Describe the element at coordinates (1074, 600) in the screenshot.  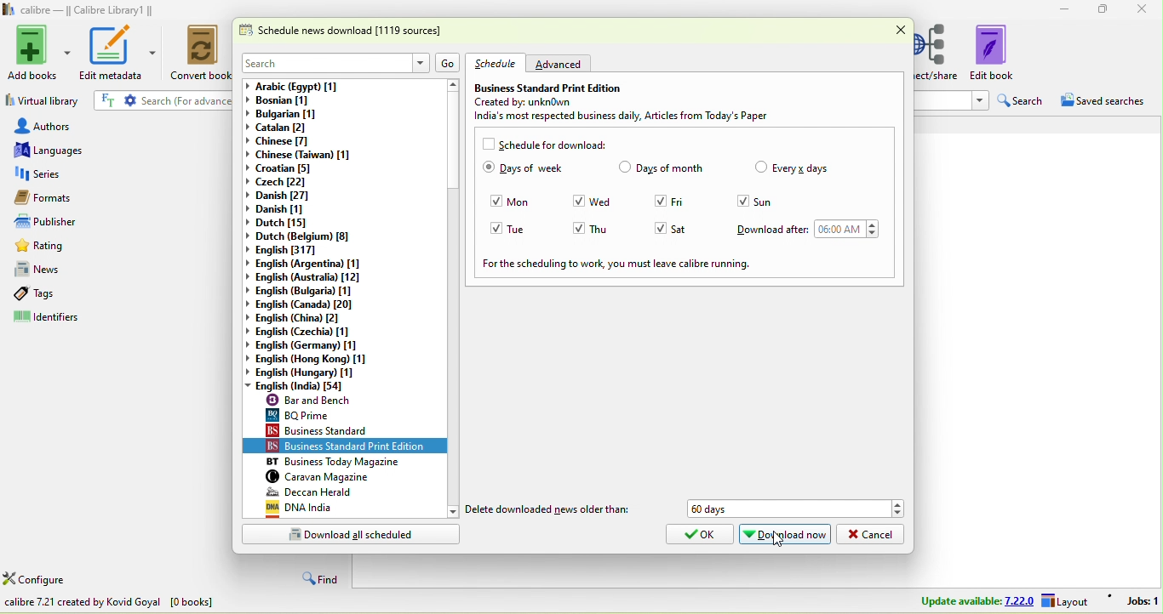
I see `layout` at that location.